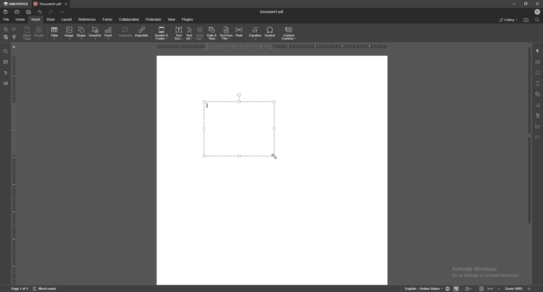 This screenshot has width=543, height=292. What do you see at coordinates (46, 289) in the screenshot?
I see `word count` at bounding box center [46, 289].